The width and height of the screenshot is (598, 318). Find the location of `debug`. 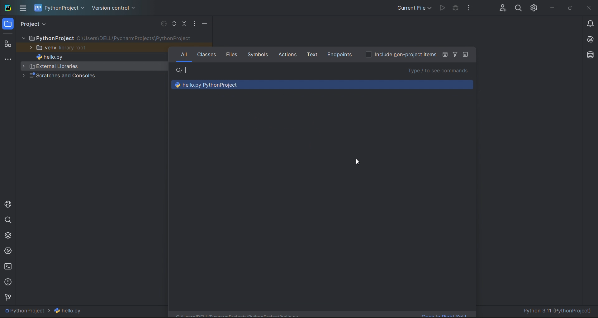

debug is located at coordinates (456, 7).